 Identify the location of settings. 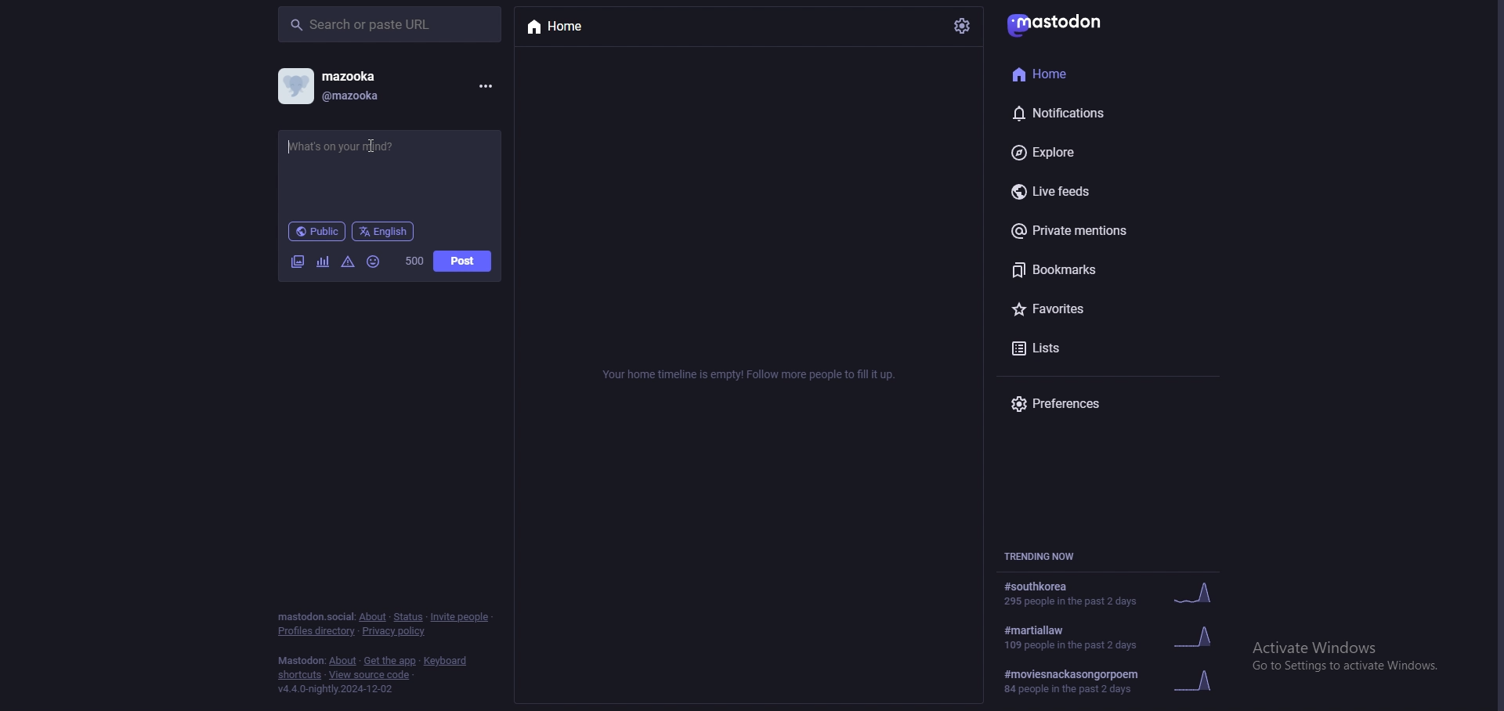
(963, 26).